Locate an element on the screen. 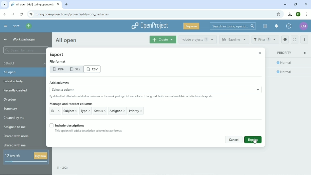 The width and height of the screenshot is (311, 175). Create is located at coordinates (163, 39).